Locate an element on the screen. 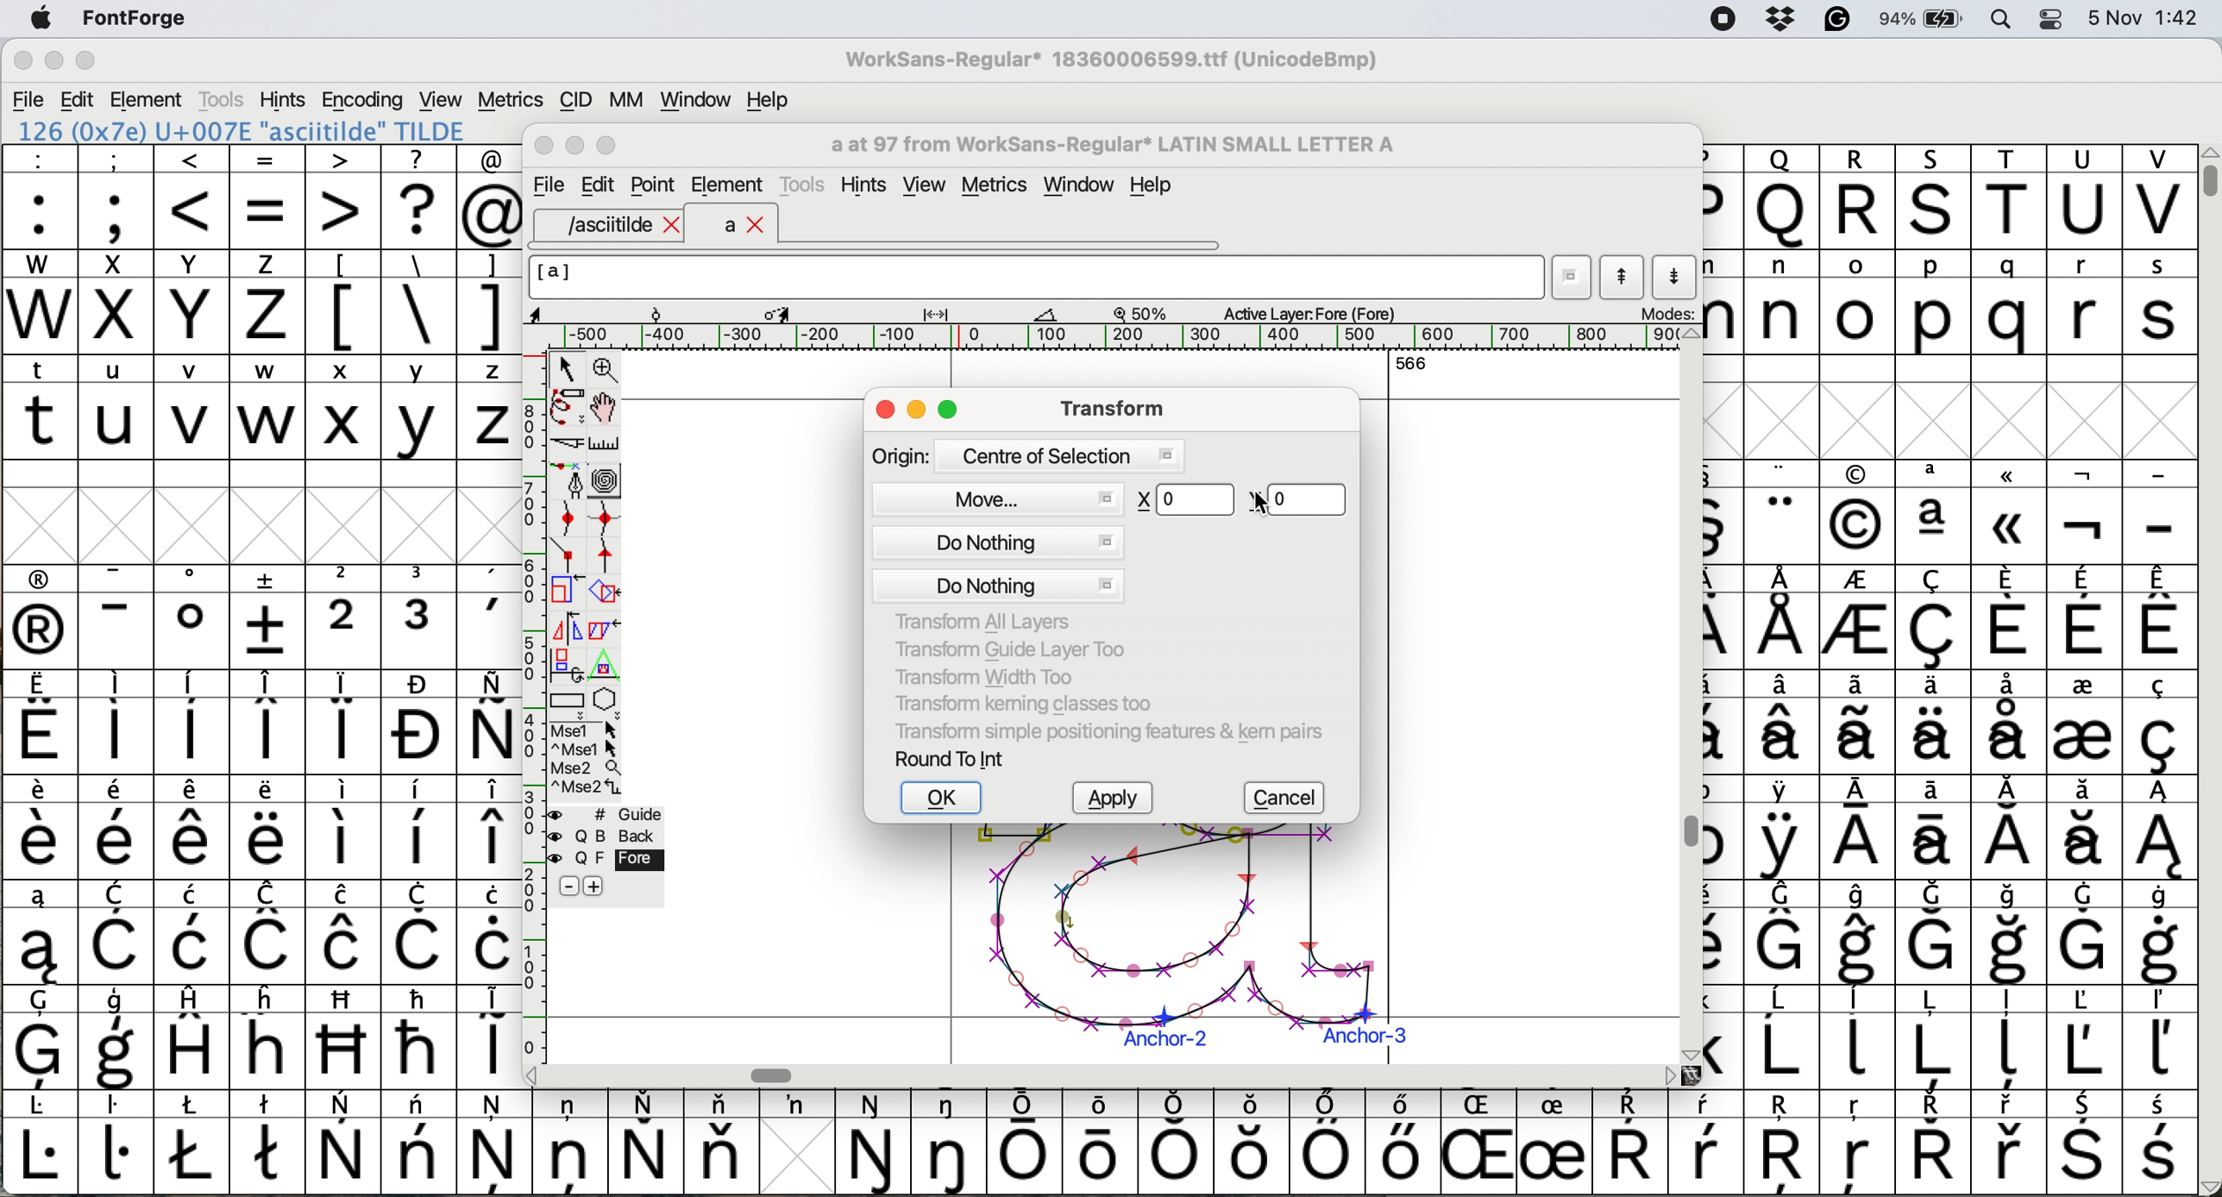 The image size is (2222, 1197). symbol is located at coordinates (267, 828).